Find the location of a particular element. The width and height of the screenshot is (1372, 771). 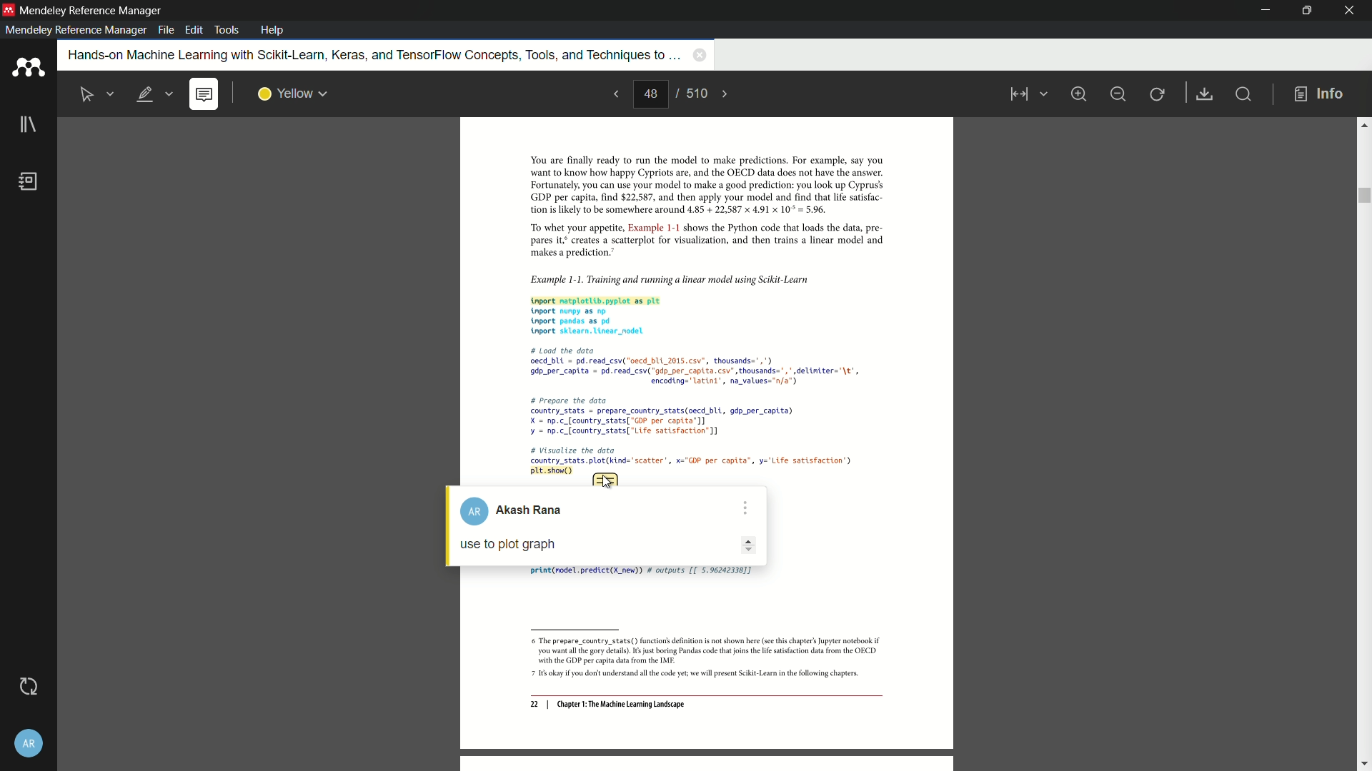

previous page is located at coordinates (615, 94).